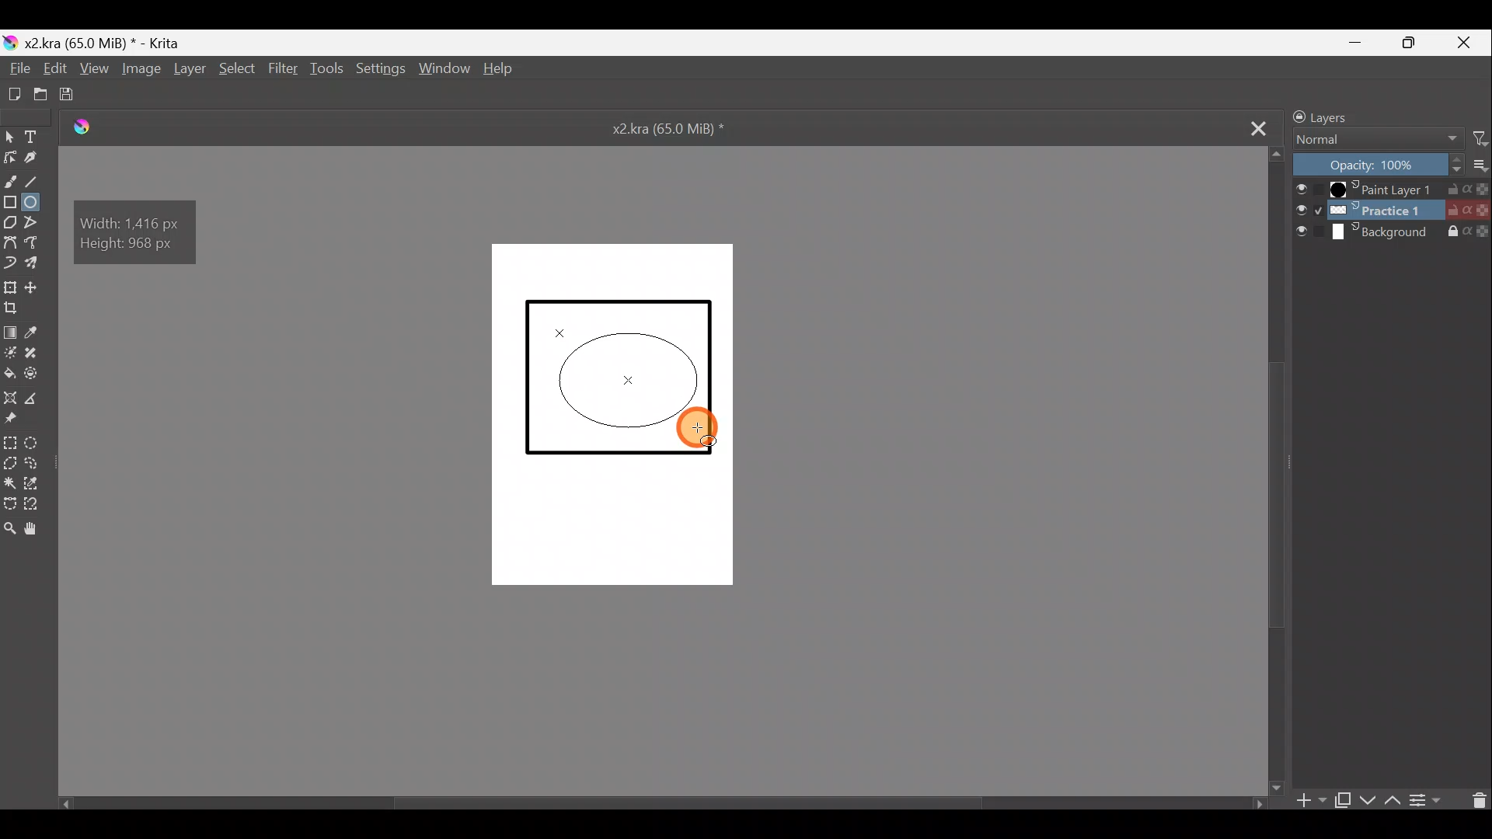  Describe the element at coordinates (92, 127) in the screenshot. I see `Logo` at that location.